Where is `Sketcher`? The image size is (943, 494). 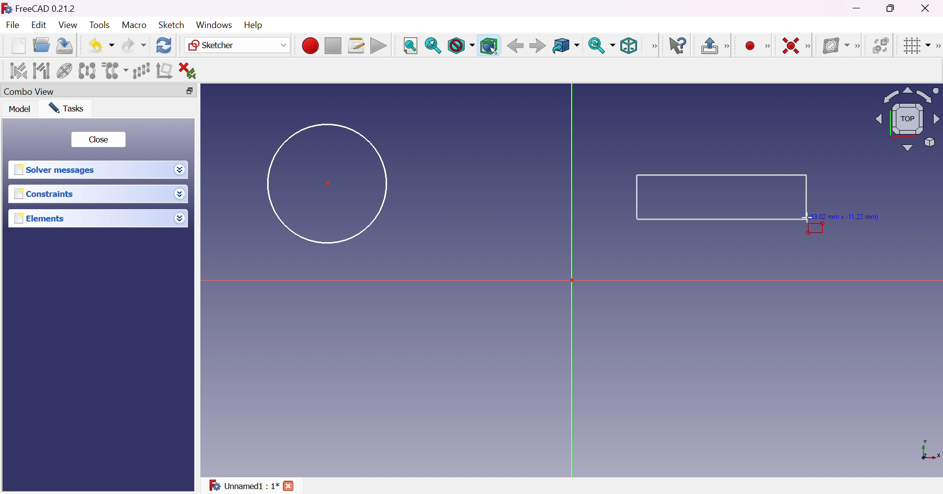
Sketcher is located at coordinates (236, 45).